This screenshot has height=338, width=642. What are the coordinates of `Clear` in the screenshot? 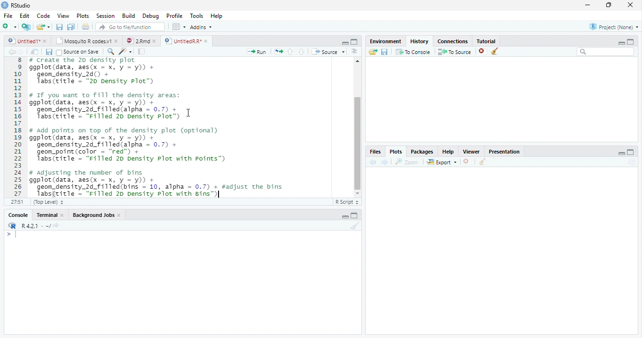 It's located at (355, 225).